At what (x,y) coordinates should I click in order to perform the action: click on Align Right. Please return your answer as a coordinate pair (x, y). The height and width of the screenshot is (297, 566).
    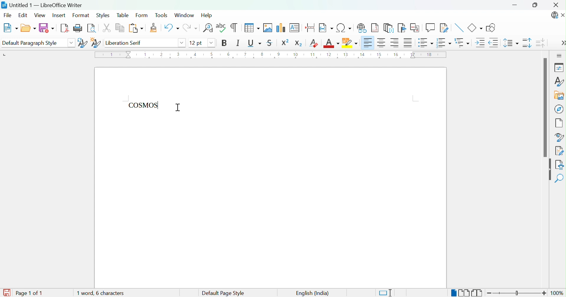
    Looking at the image, I should click on (395, 43).